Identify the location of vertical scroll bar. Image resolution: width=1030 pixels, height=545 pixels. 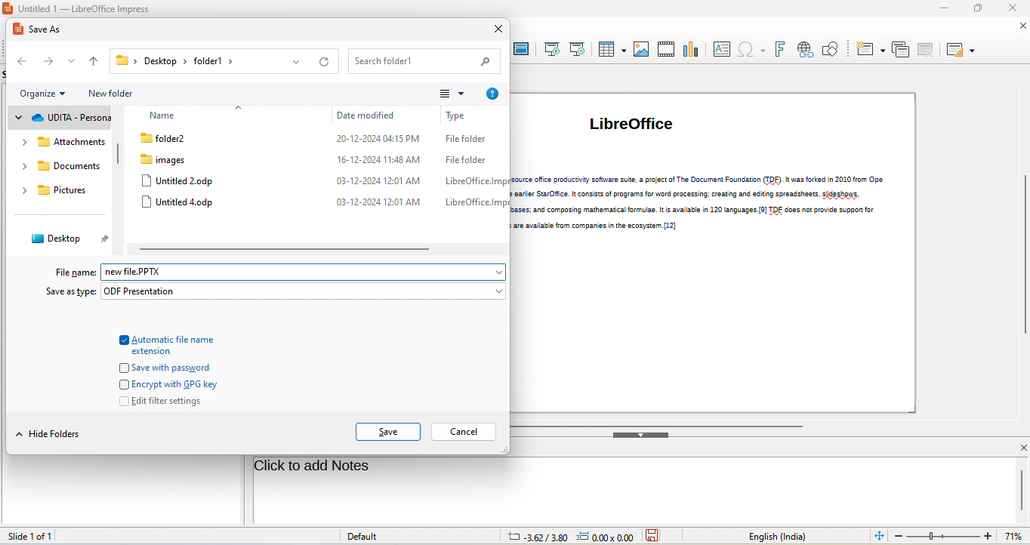
(120, 152).